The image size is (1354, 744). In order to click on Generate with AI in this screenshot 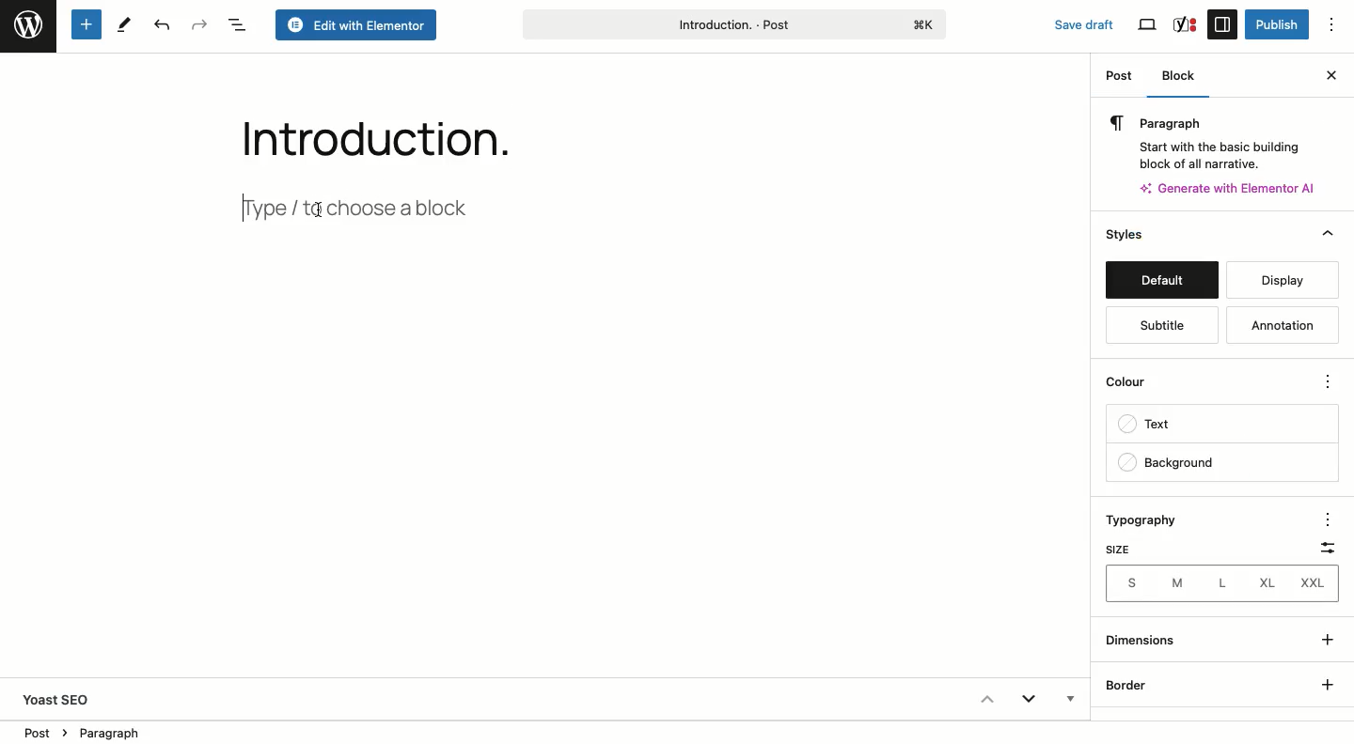, I will do `click(1236, 187)`.